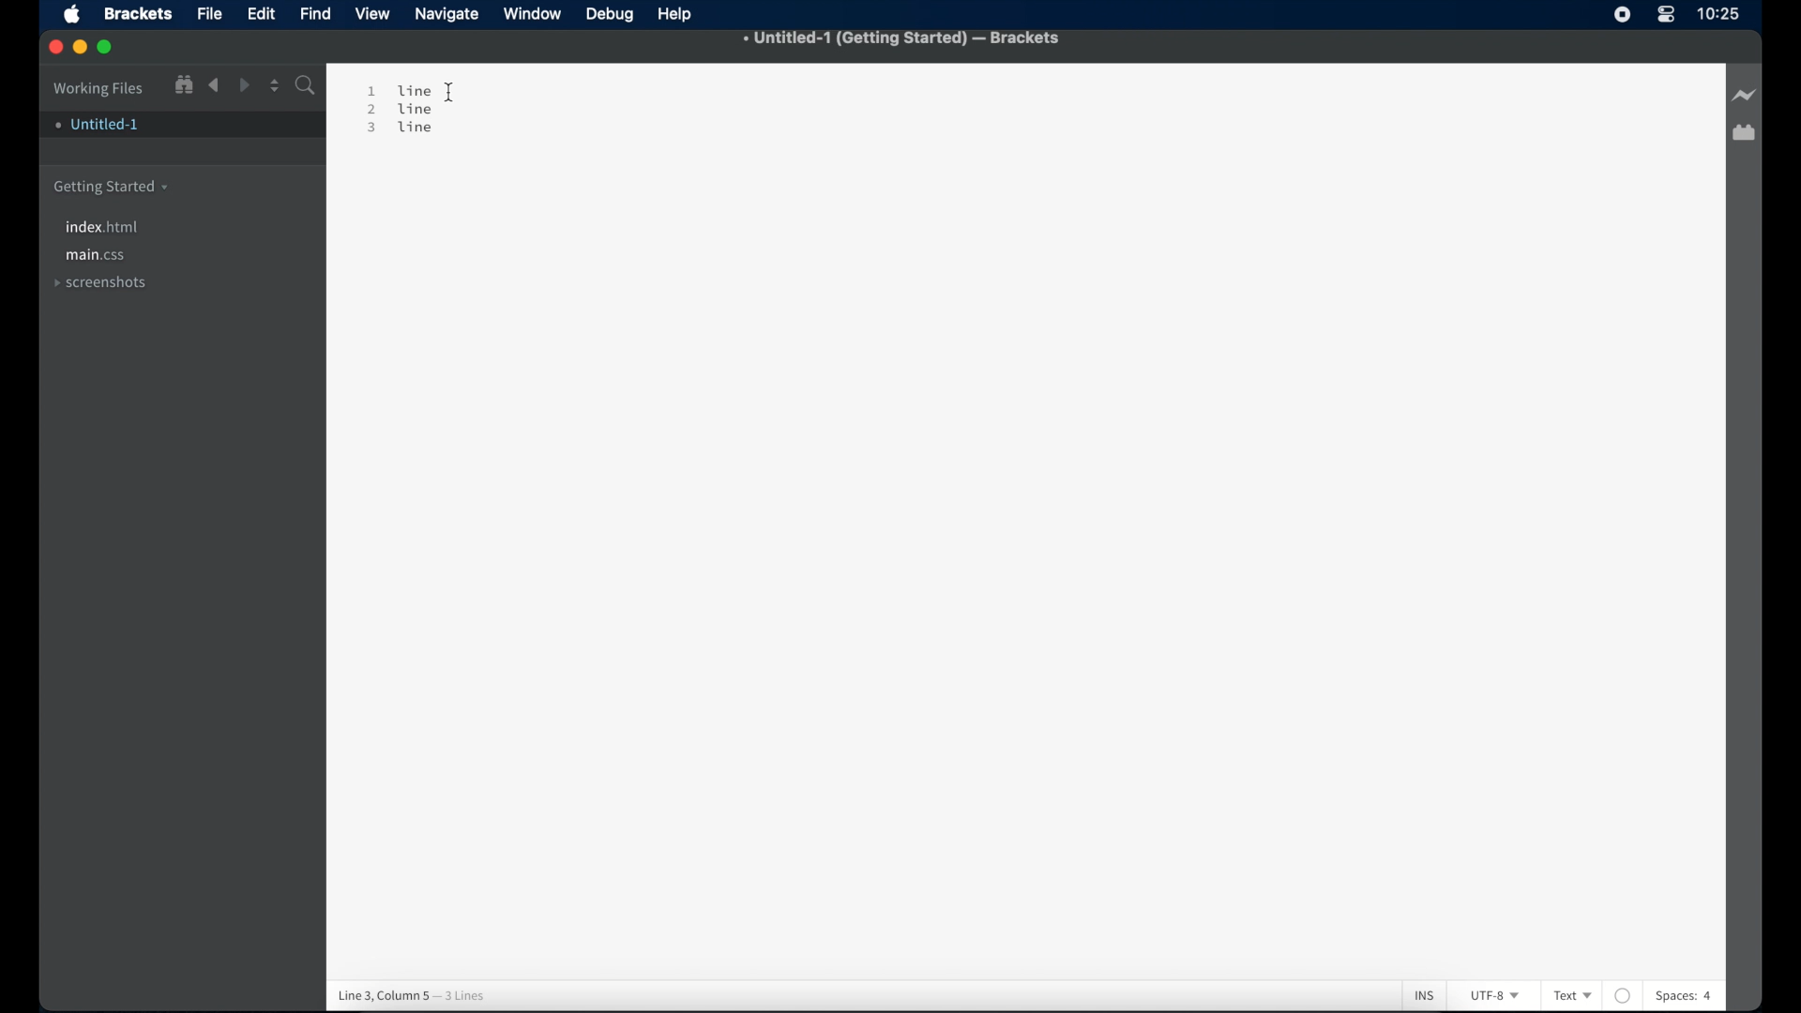 This screenshot has width=1801, height=1013. Describe the element at coordinates (1496, 995) in the screenshot. I see `utf-8 menu` at that location.